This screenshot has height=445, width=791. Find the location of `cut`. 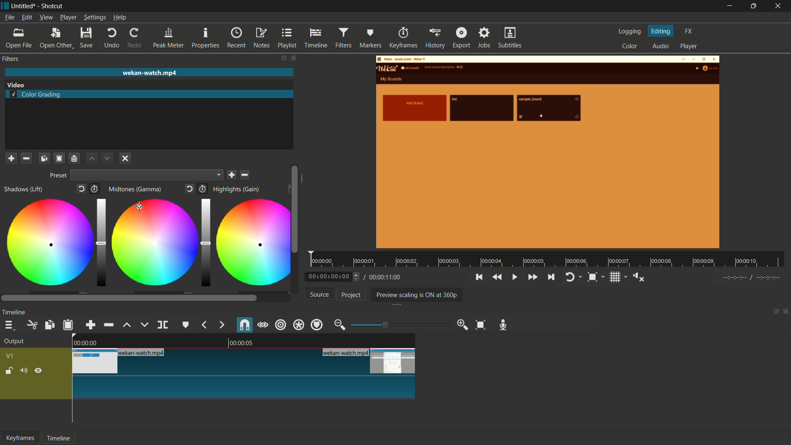

cut is located at coordinates (33, 325).